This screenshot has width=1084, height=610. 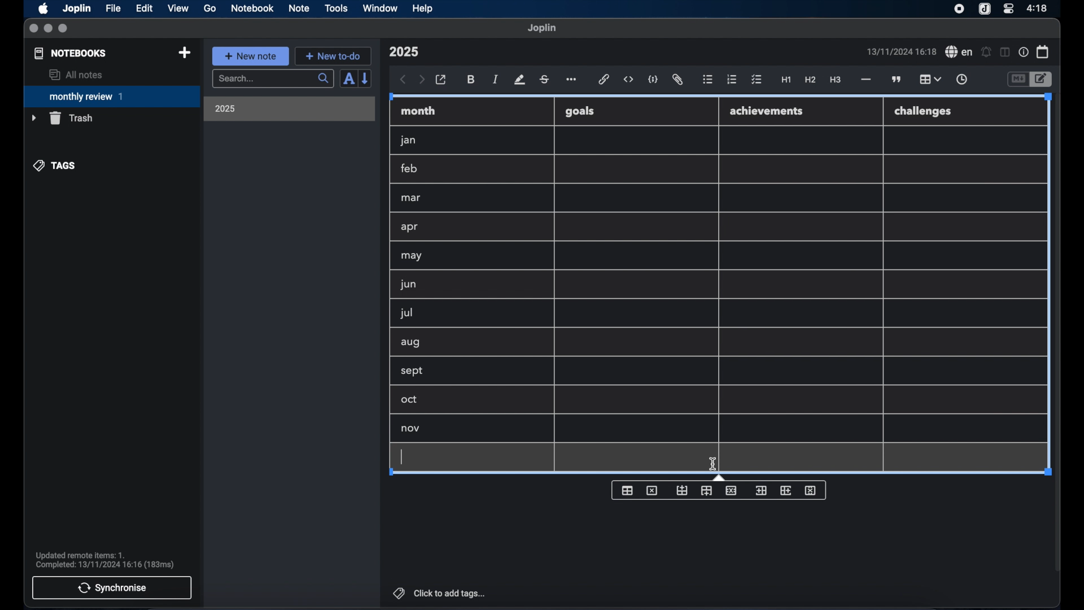 I want to click on trash, so click(x=62, y=118).